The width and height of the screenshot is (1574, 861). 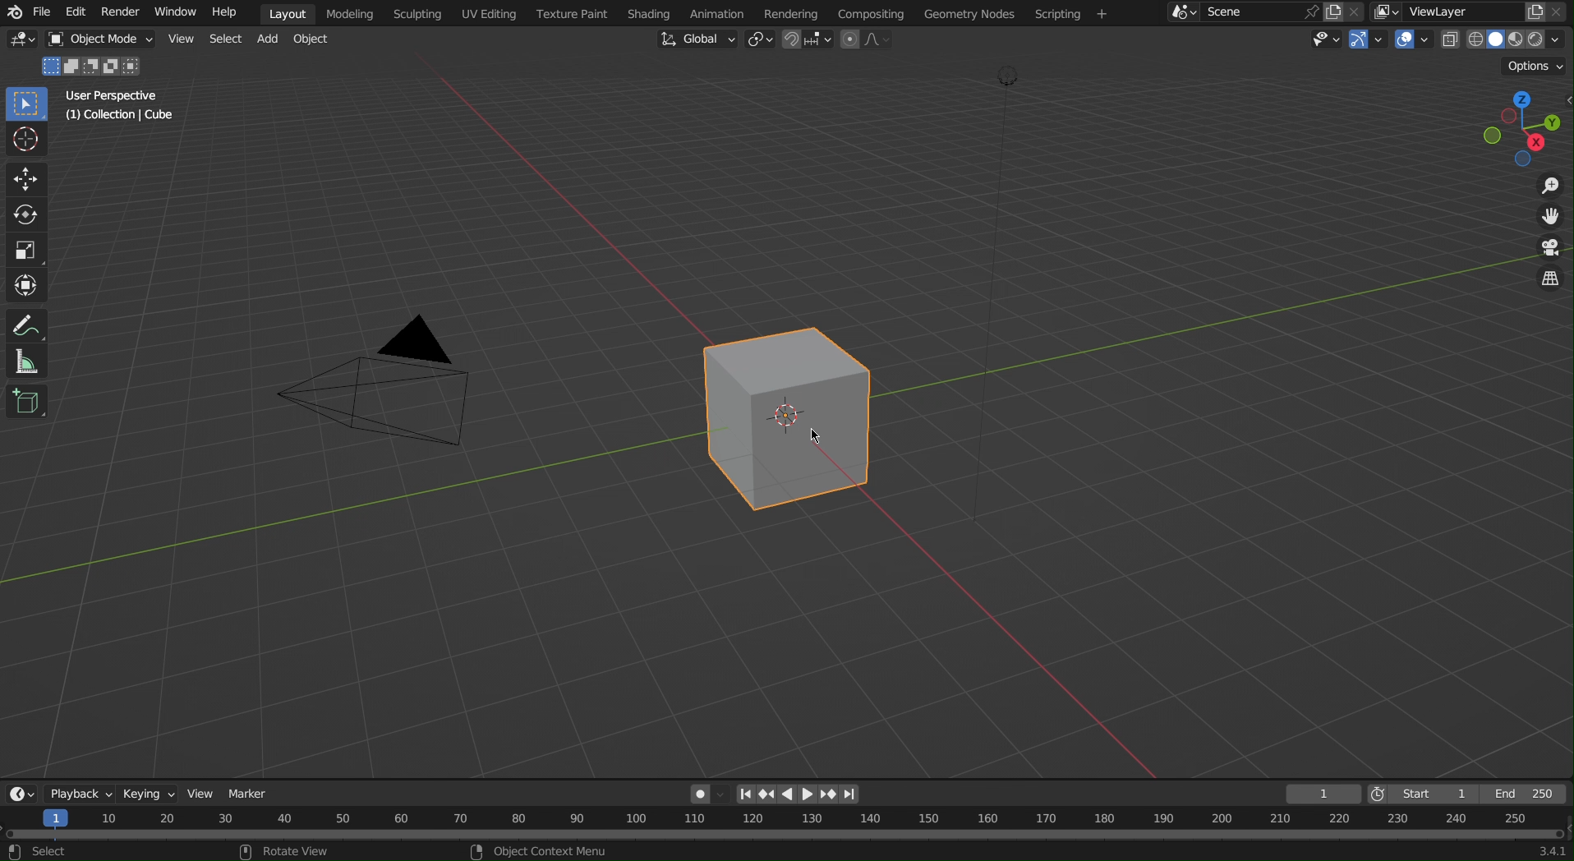 What do you see at coordinates (13, 9) in the screenshot?
I see `Blend logo` at bounding box center [13, 9].